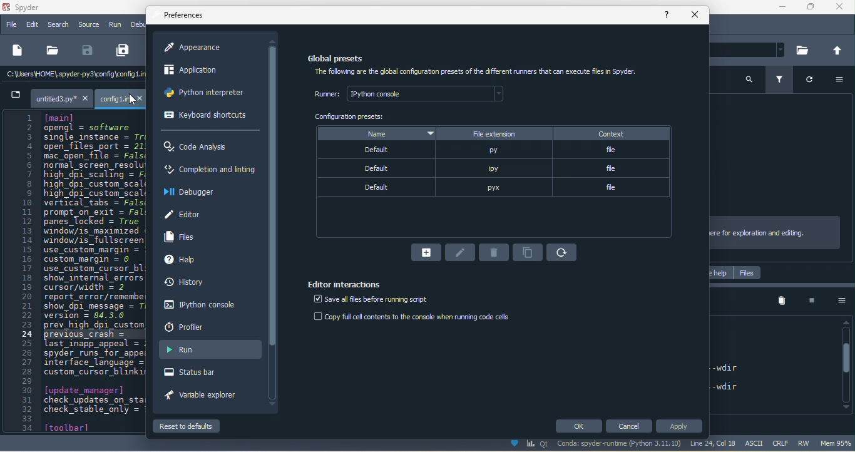 This screenshot has width=855, height=452. What do you see at coordinates (491, 170) in the screenshot?
I see `ipy` at bounding box center [491, 170].